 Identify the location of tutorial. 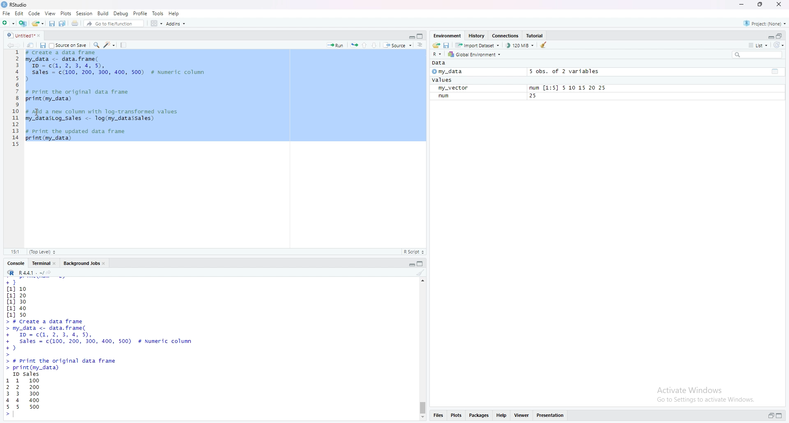
(535, 36).